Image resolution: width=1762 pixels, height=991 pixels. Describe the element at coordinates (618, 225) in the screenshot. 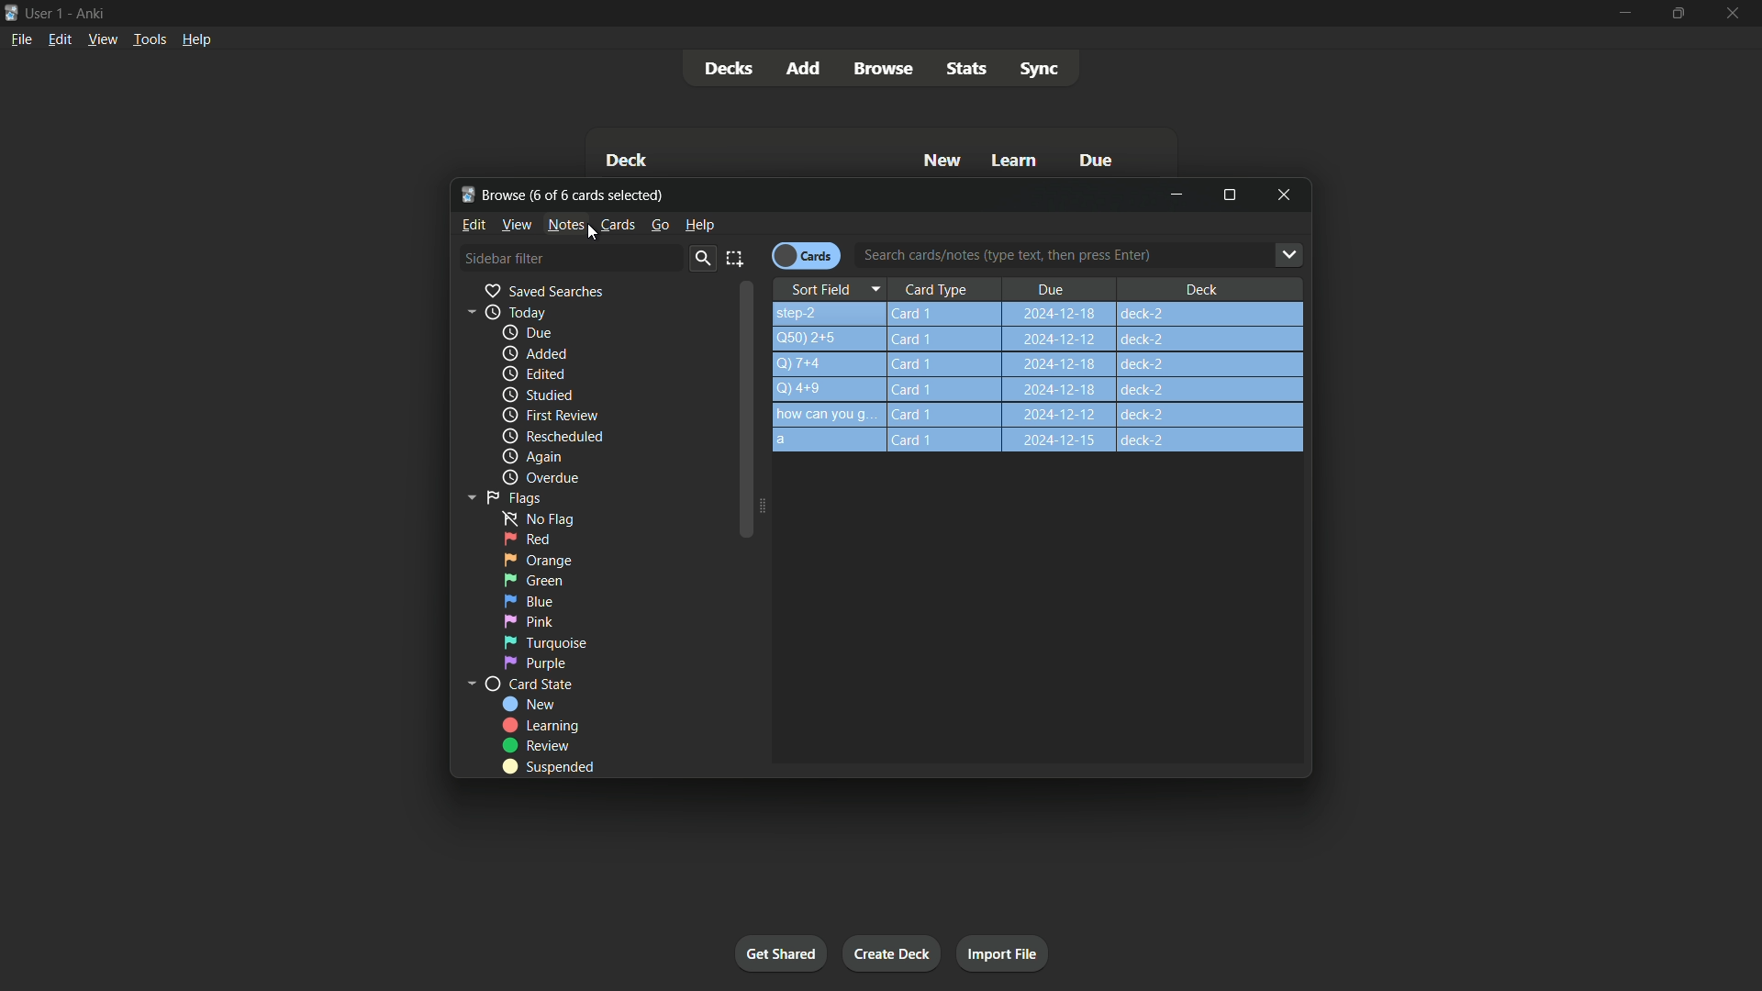

I see `Cards` at that location.